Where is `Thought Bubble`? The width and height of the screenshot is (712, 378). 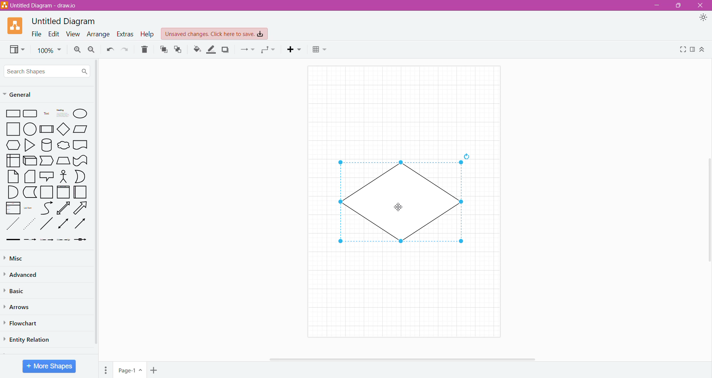 Thought Bubble is located at coordinates (63, 146).